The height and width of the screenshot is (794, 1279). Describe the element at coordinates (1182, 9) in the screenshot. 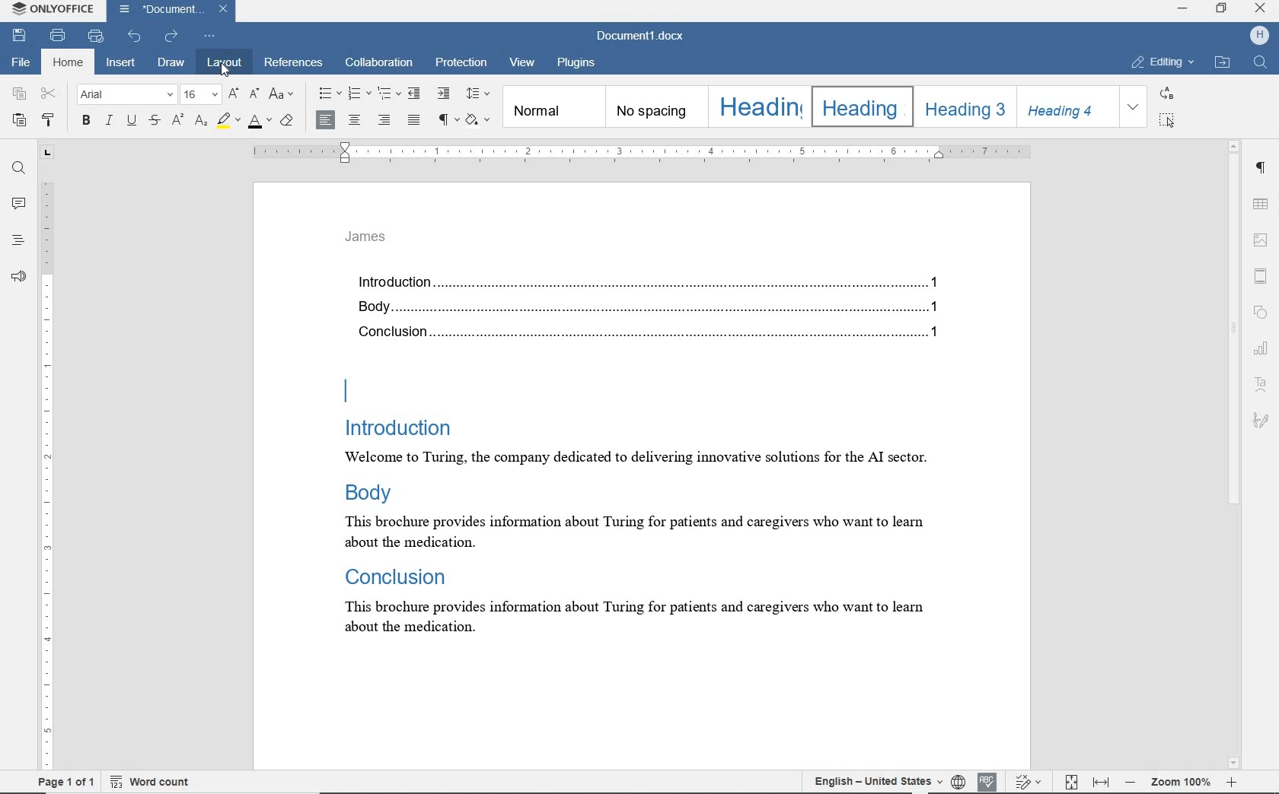

I see `MINIMIZE` at that location.